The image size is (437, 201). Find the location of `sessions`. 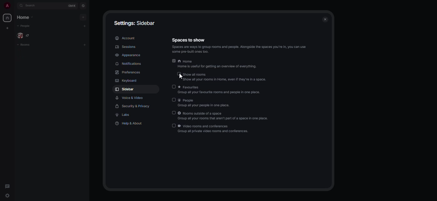

sessions is located at coordinates (125, 47).